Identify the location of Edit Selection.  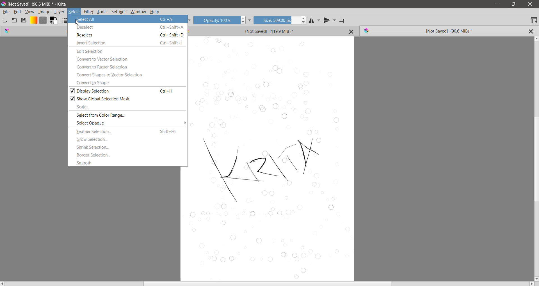
(127, 51).